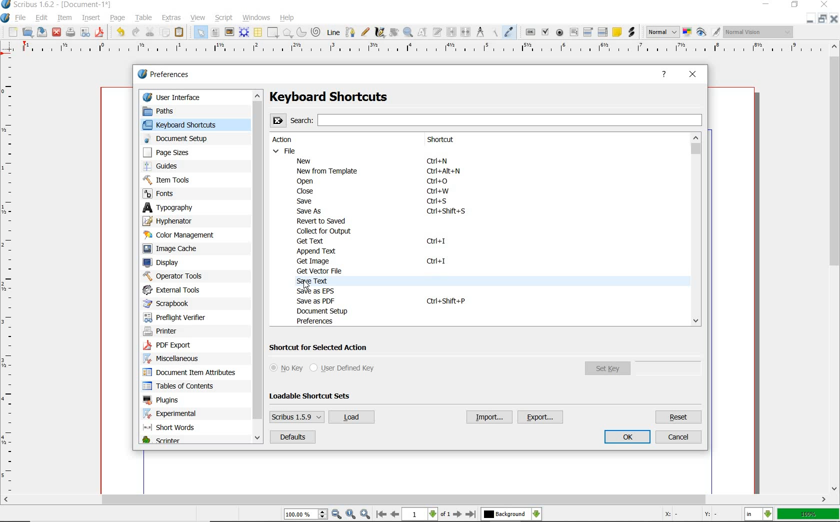  I want to click on mouse pointer, so click(305, 286).